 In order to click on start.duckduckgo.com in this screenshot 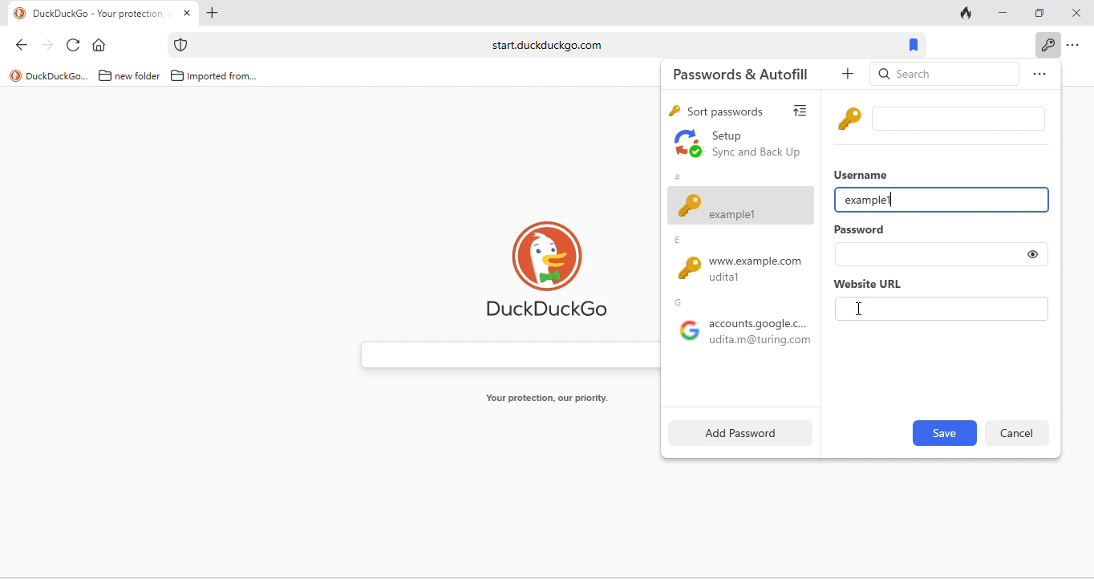, I will do `click(545, 45)`.